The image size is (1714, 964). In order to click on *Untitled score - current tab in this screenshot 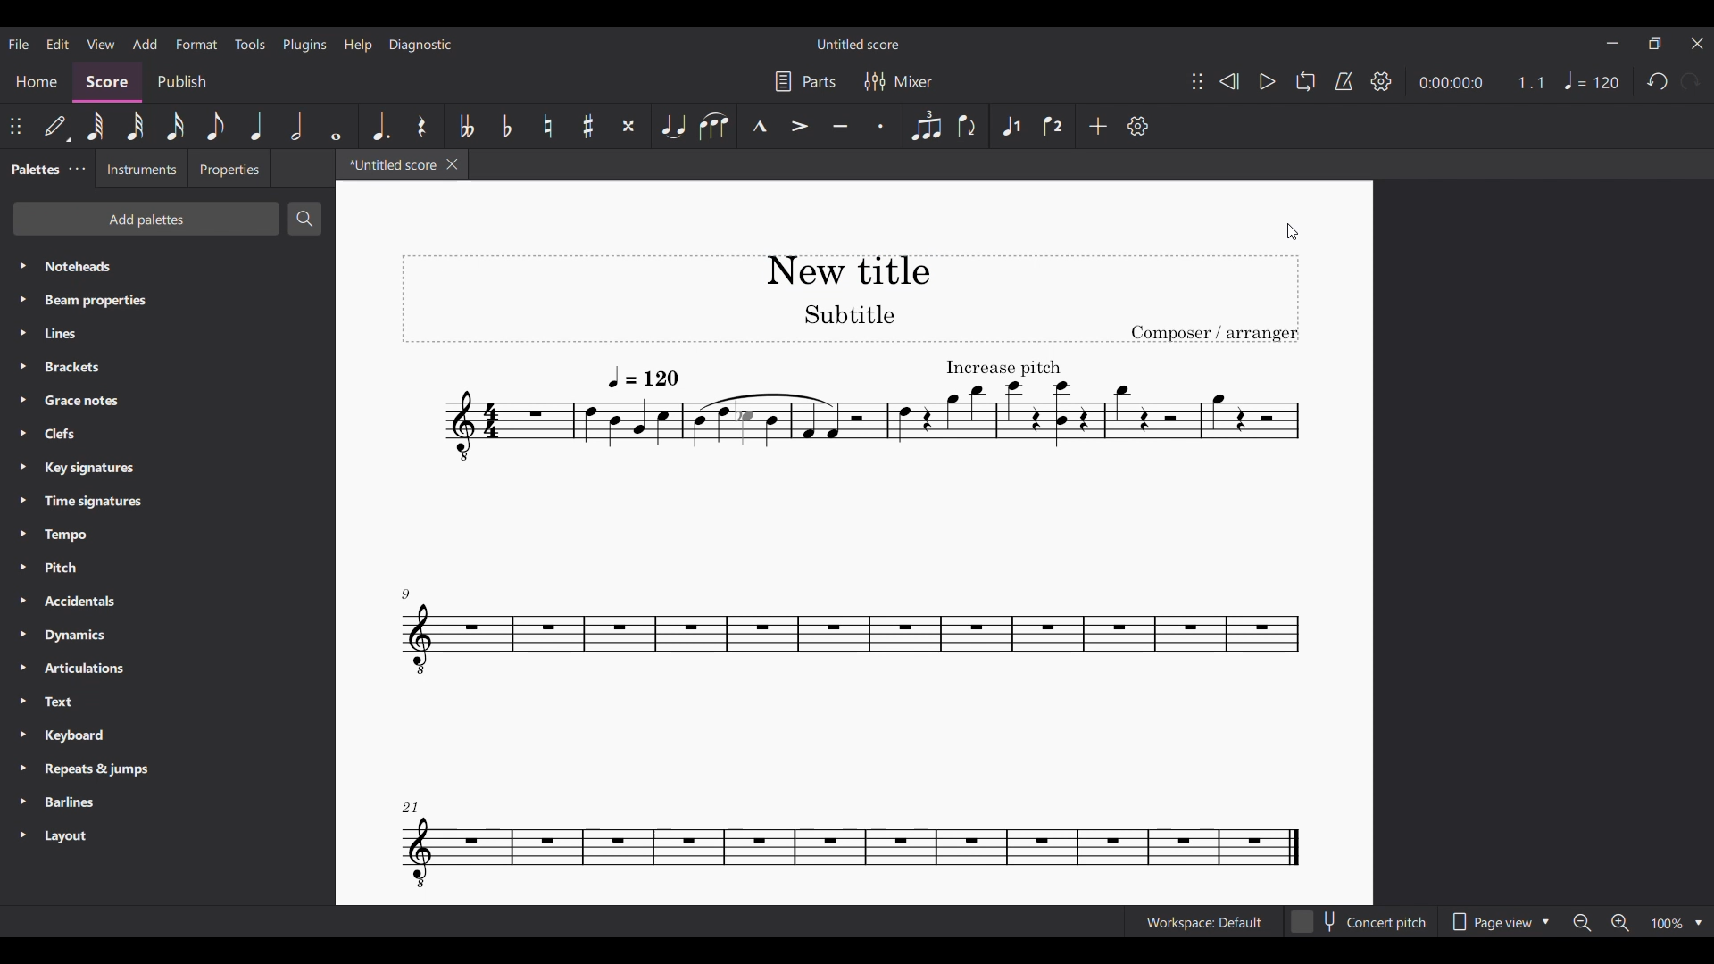, I will do `click(388, 164)`.